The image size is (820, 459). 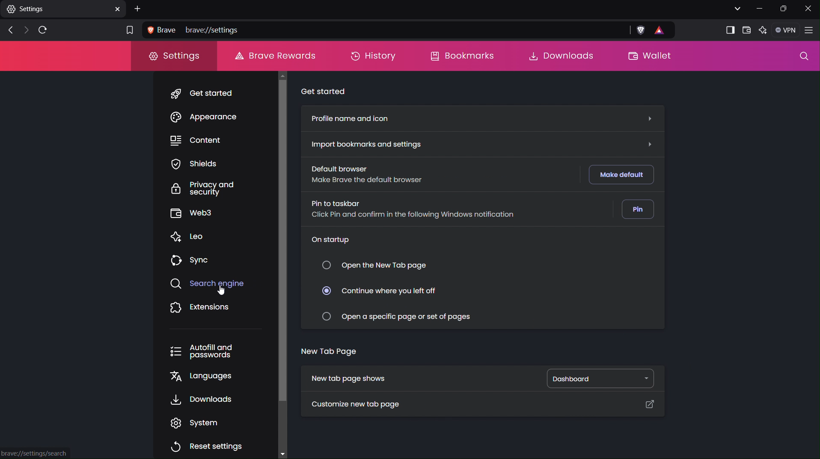 I want to click on New Tab Page, so click(x=327, y=350).